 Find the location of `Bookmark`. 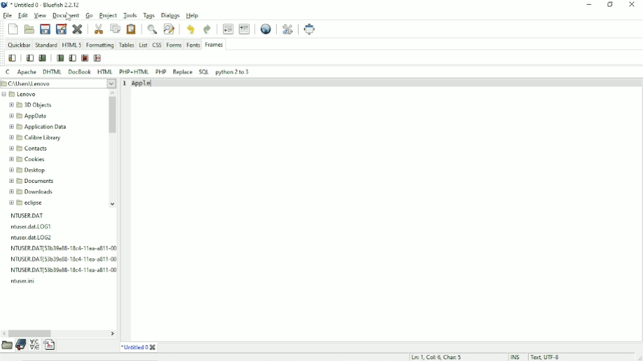

Bookmark is located at coordinates (20, 346).